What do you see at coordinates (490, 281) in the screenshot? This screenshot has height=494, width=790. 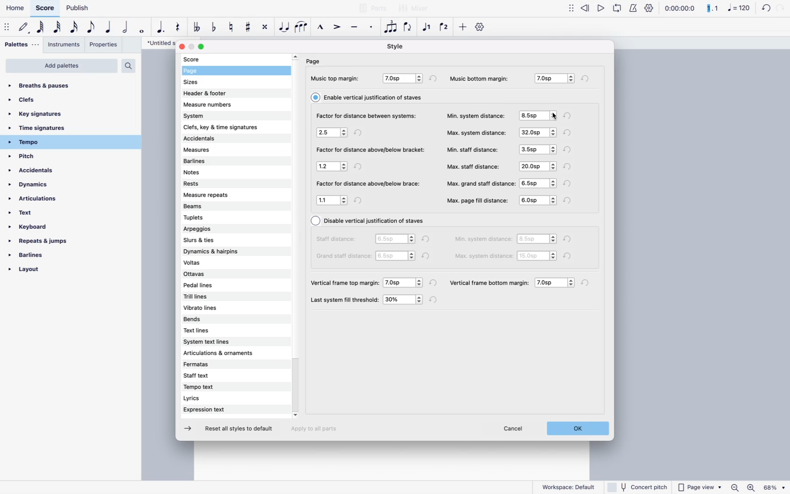 I see `vertical frame bottom margin` at bounding box center [490, 281].